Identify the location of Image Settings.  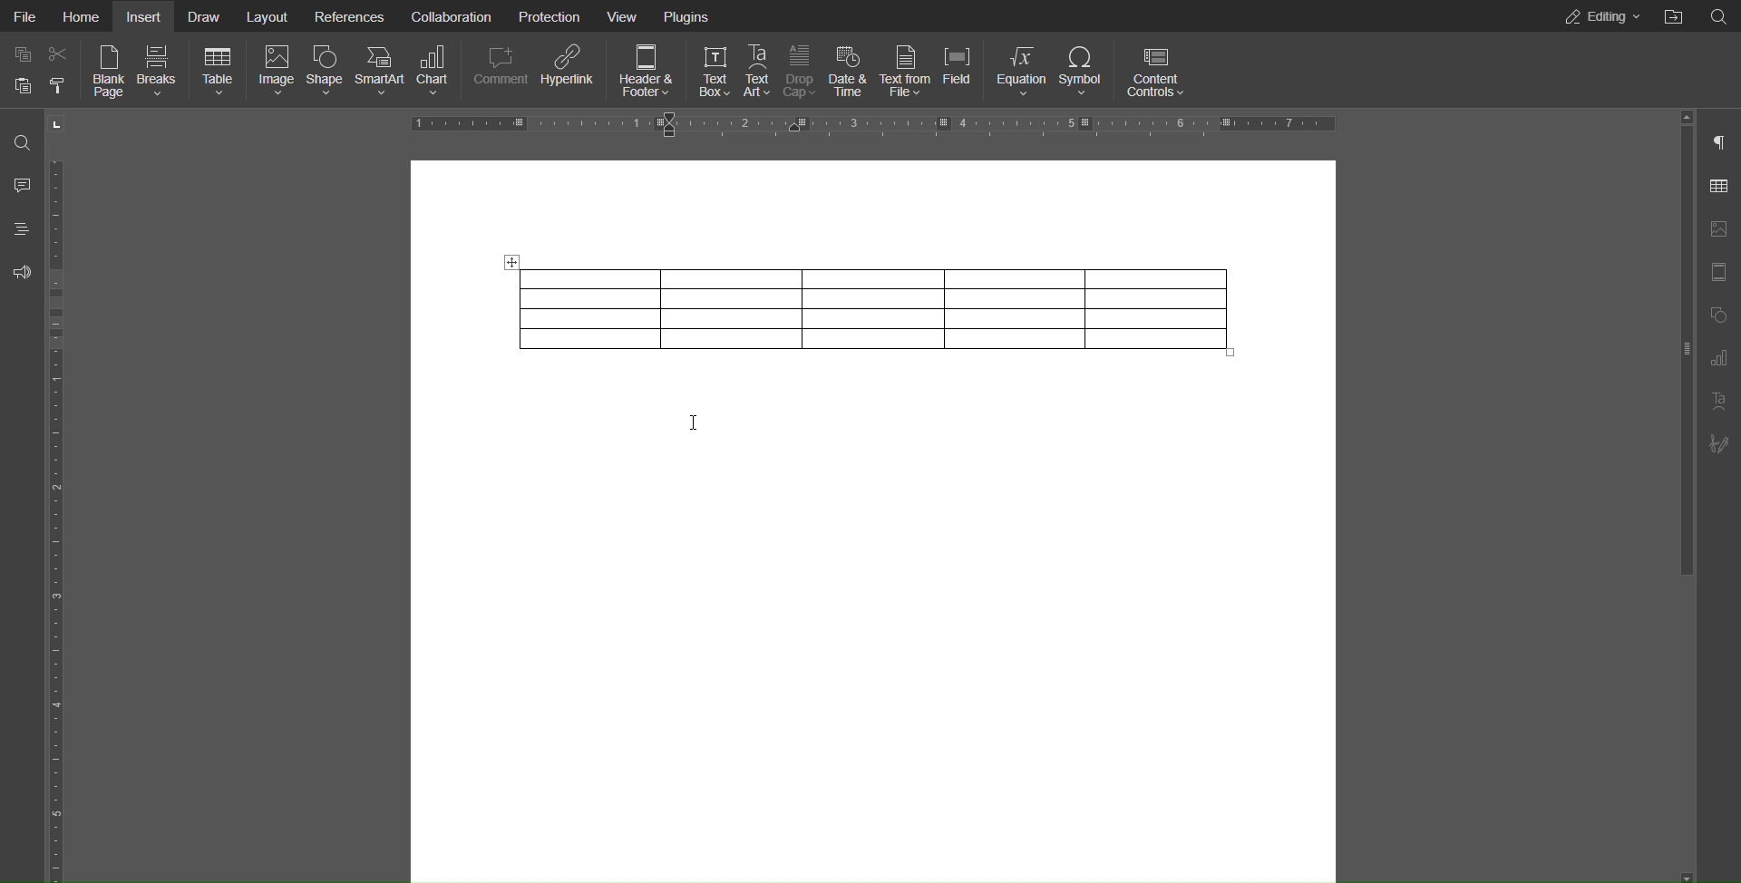
(1718, 229).